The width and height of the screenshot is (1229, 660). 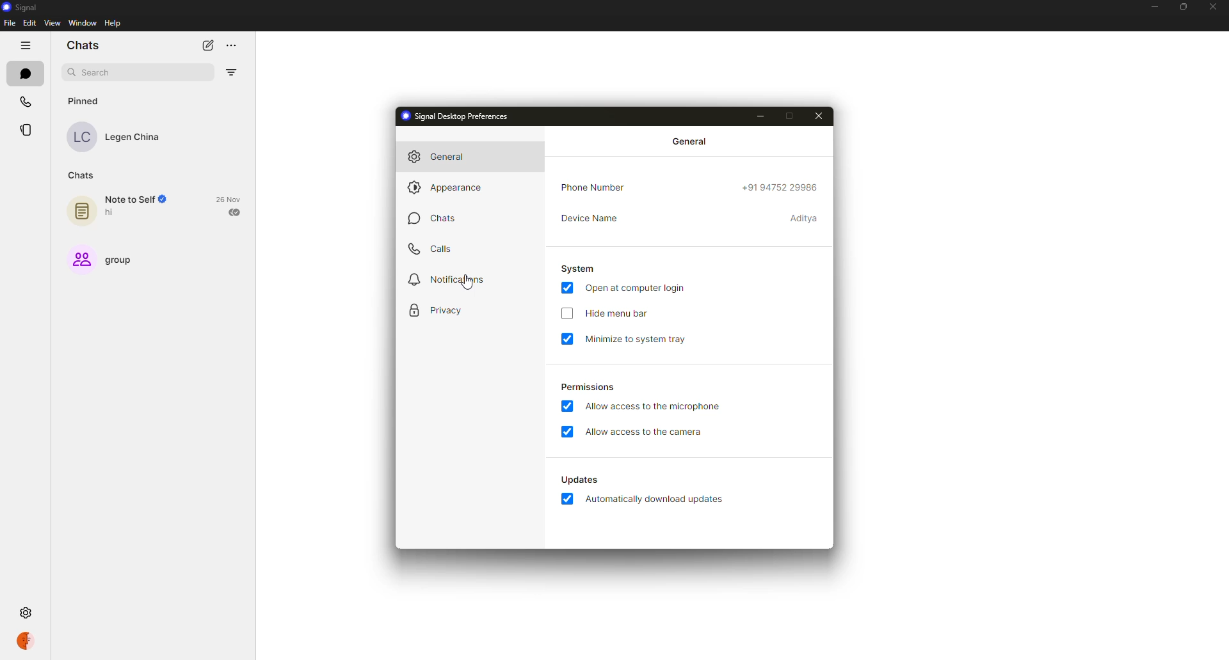 What do you see at coordinates (688, 142) in the screenshot?
I see `general` at bounding box center [688, 142].